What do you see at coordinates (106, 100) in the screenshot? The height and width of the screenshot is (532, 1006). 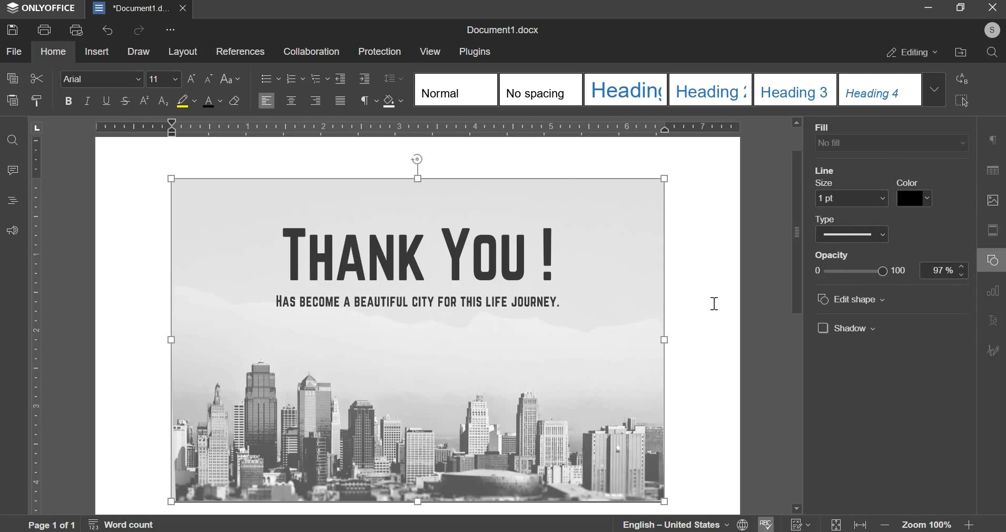 I see `underline` at bounding box center [106, 100].